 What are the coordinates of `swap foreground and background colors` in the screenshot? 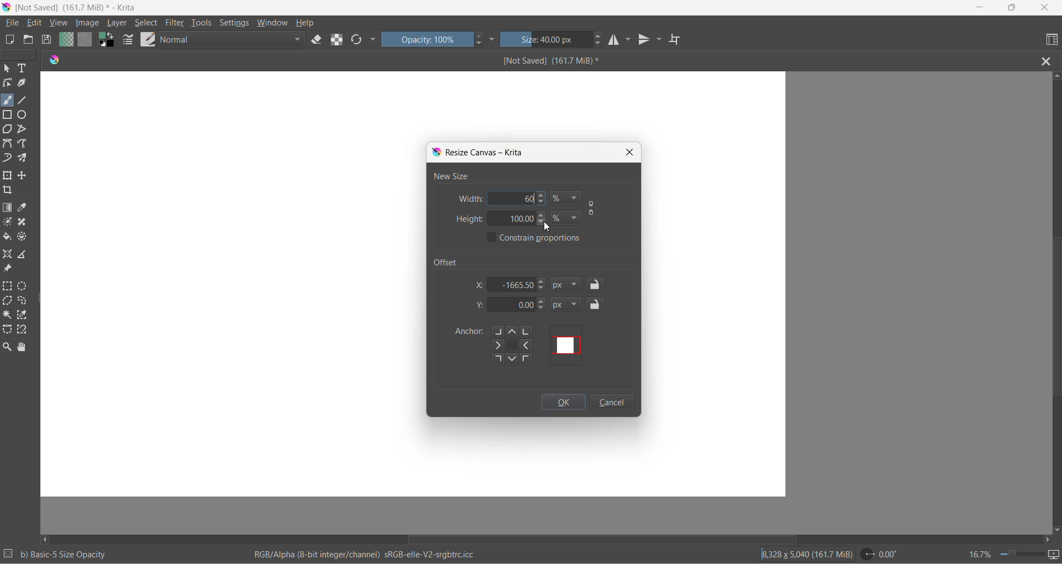 It's located at (109, 42).